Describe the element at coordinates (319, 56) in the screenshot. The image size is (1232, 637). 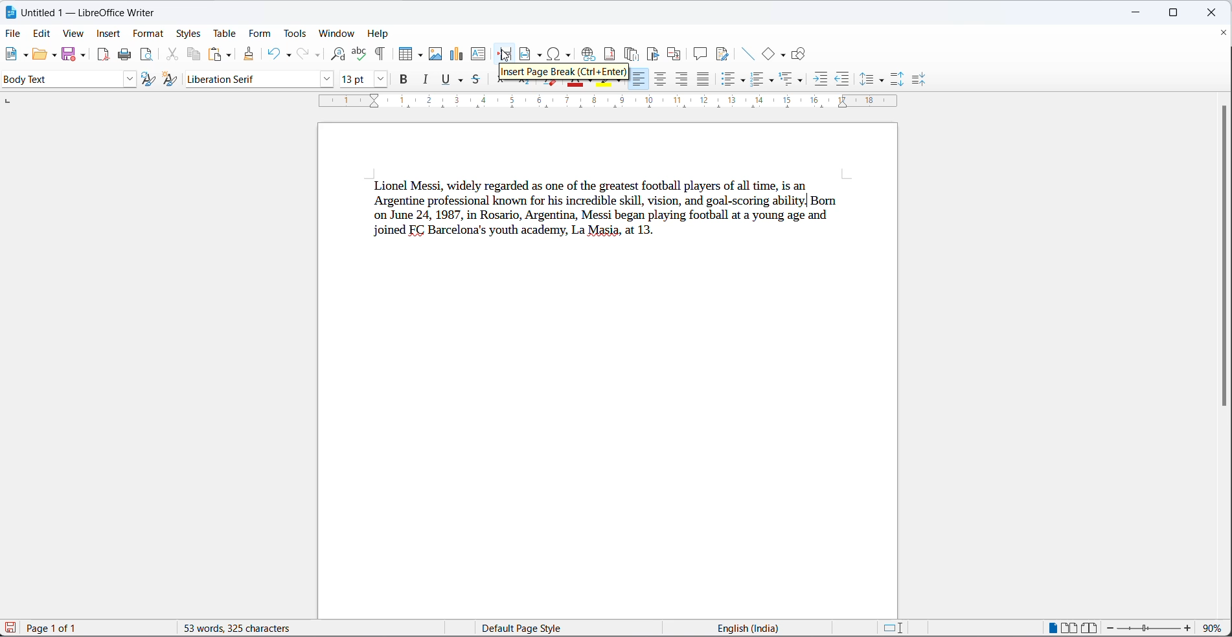
I see `redo option` at that location.